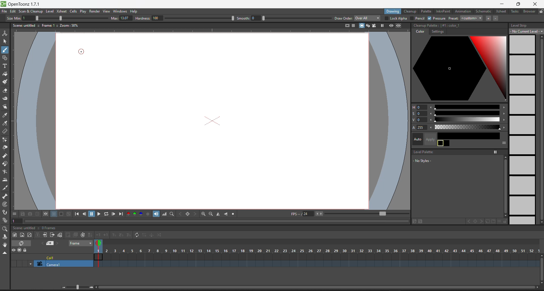  I want to click on preset, so click(466, 18).